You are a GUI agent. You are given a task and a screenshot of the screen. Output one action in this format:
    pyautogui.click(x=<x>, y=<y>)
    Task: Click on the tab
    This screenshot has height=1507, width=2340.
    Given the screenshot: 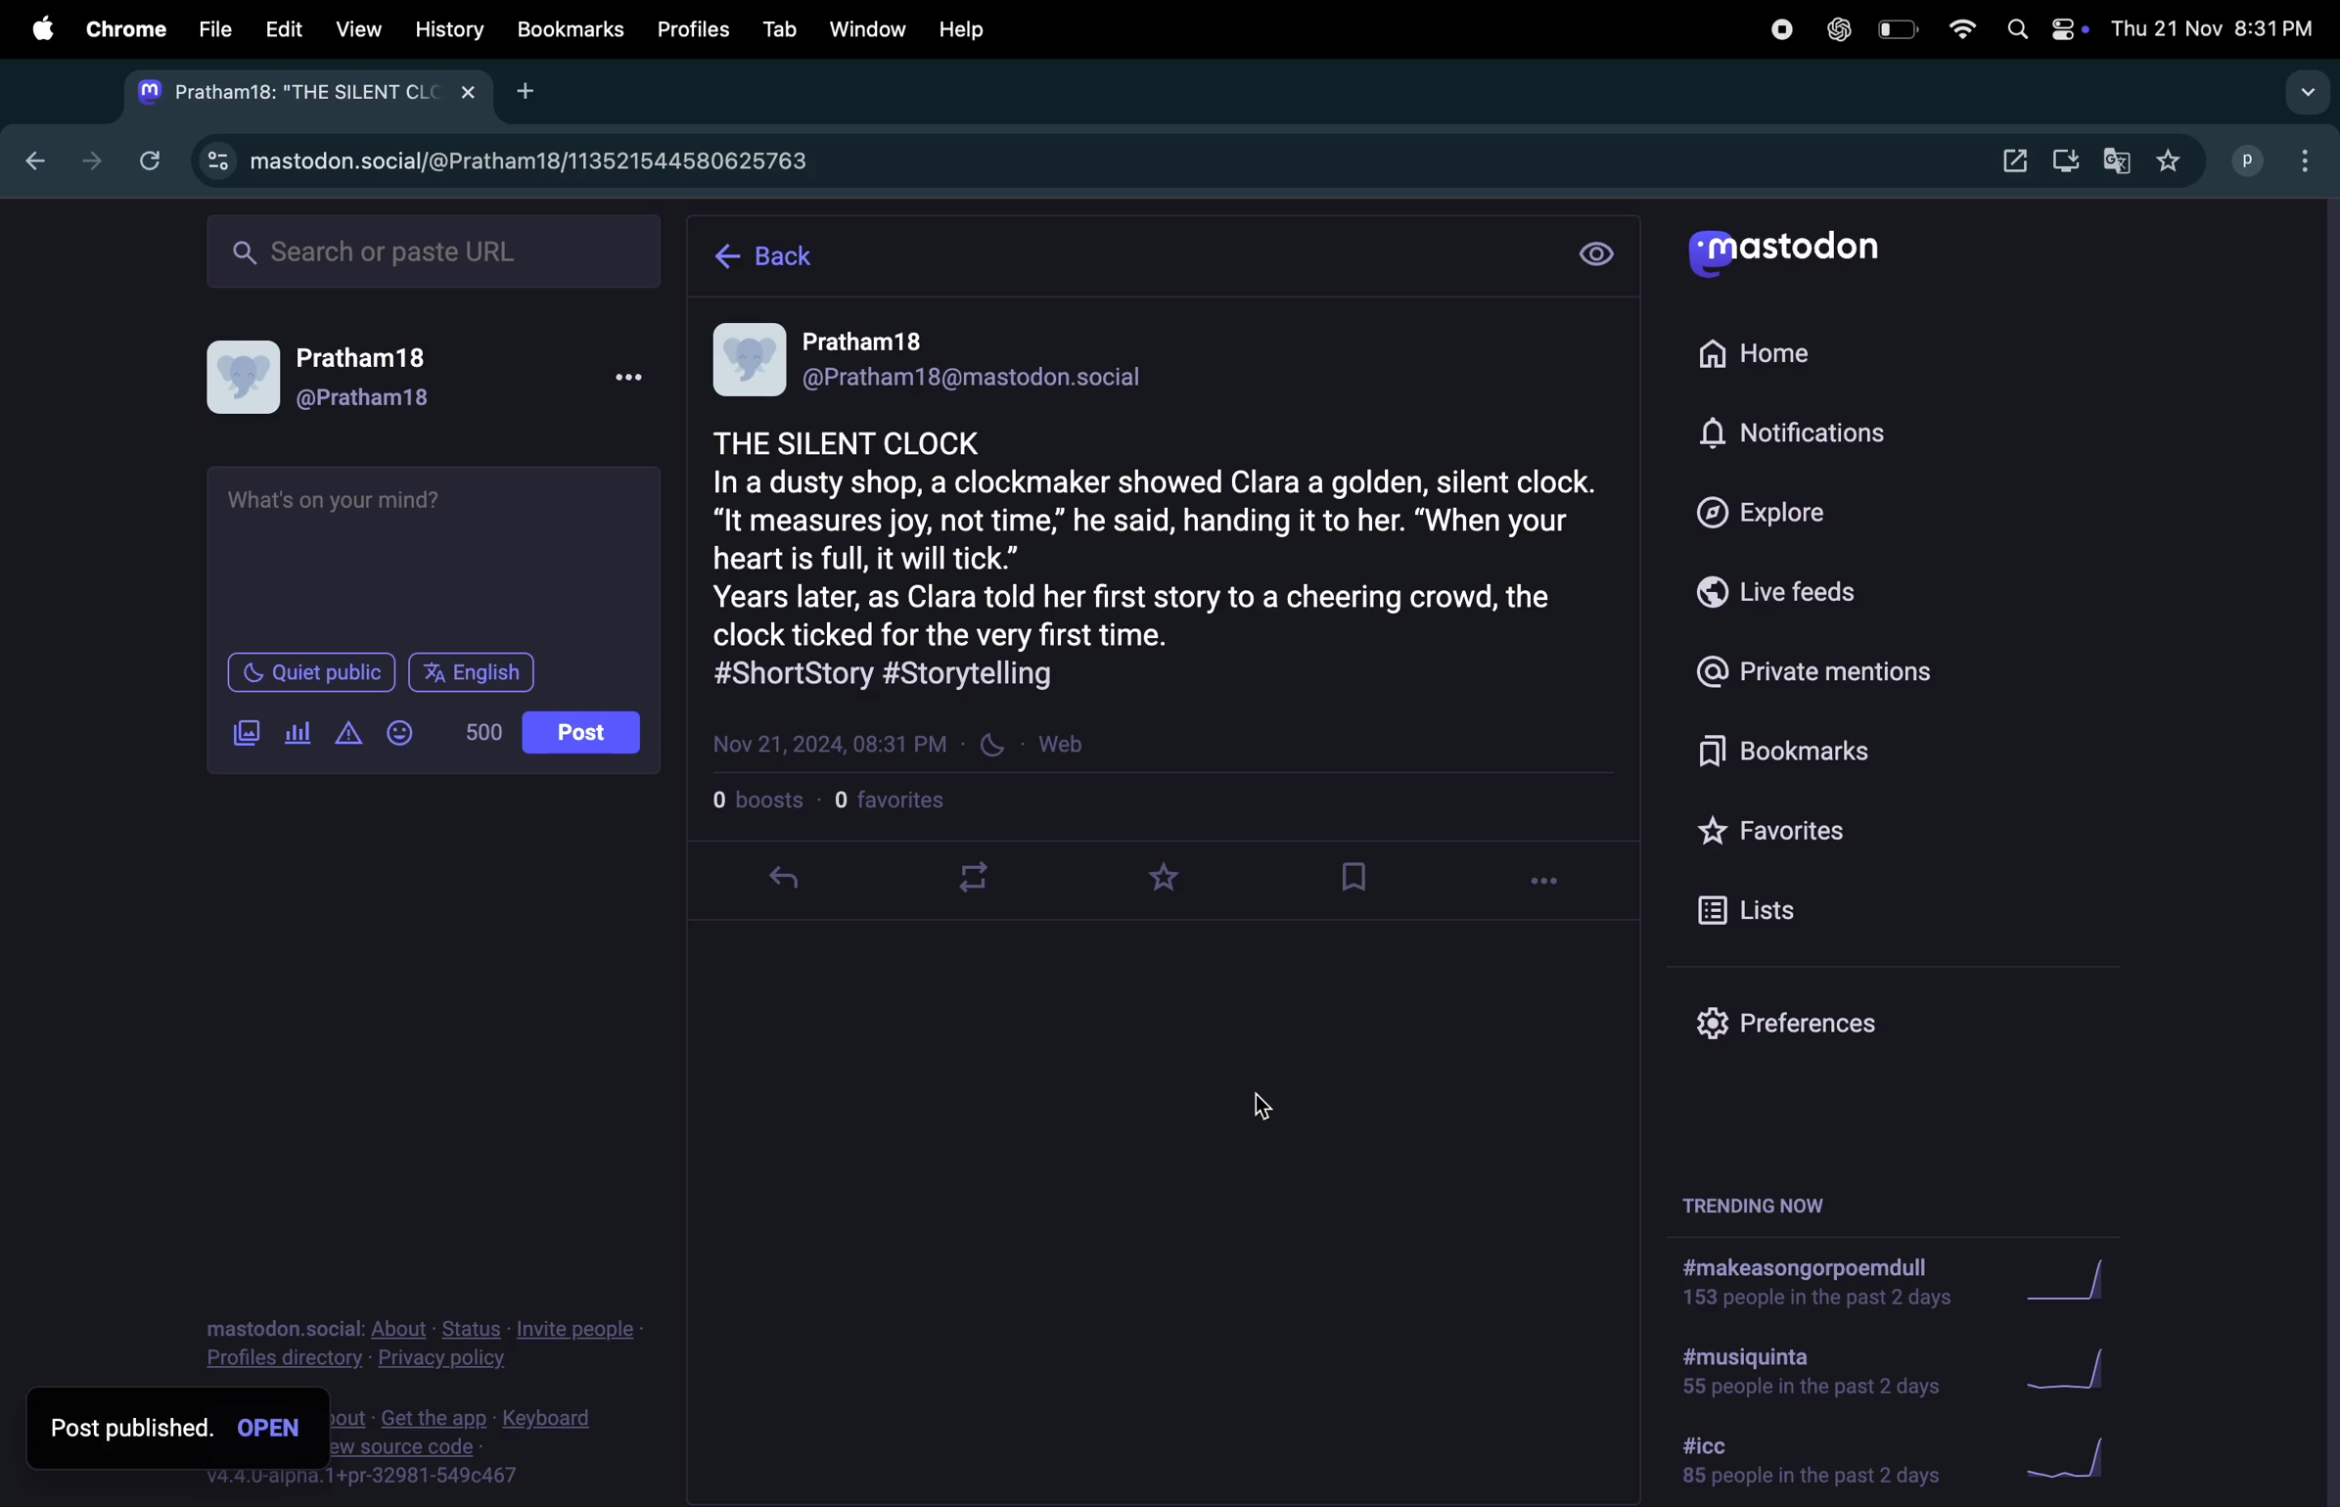 What is the action you would take?
    pyautogui.click(x=780, y=29)
    